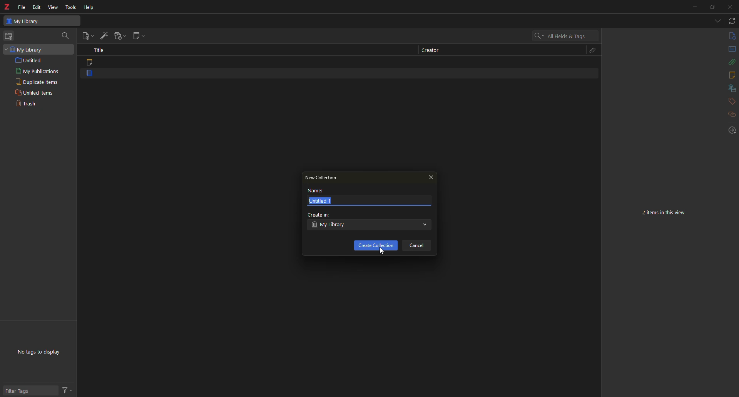 The height and width of the screenshot is (397, 739). What do you see at coordinates (666, 213) in the screenshot?
I see `2 items in this view` at bounding box center [666, 213].